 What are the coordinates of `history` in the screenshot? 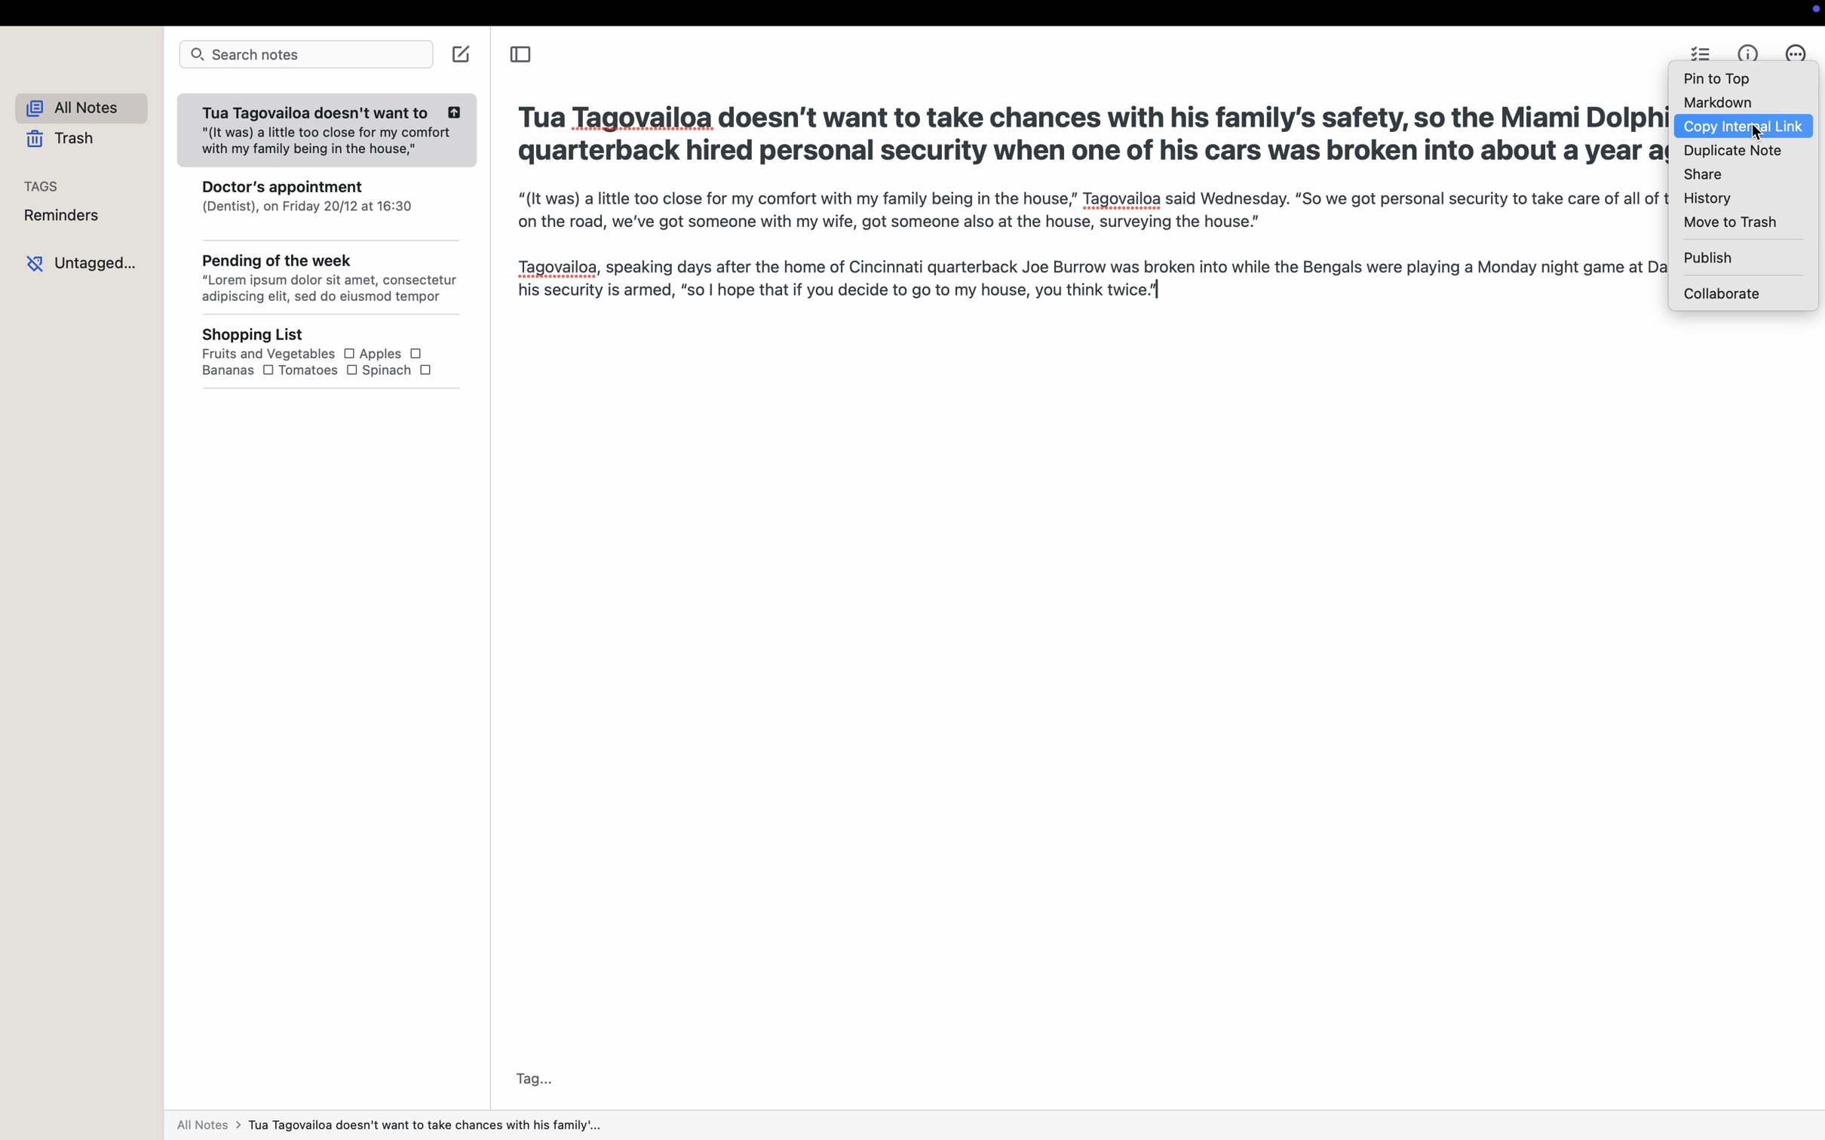 It's located at (1707, 198).